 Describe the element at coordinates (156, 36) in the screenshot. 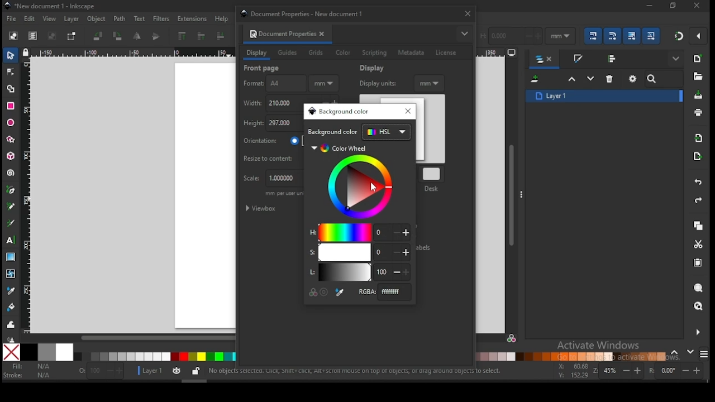

I see `object flip vertical` at that location.